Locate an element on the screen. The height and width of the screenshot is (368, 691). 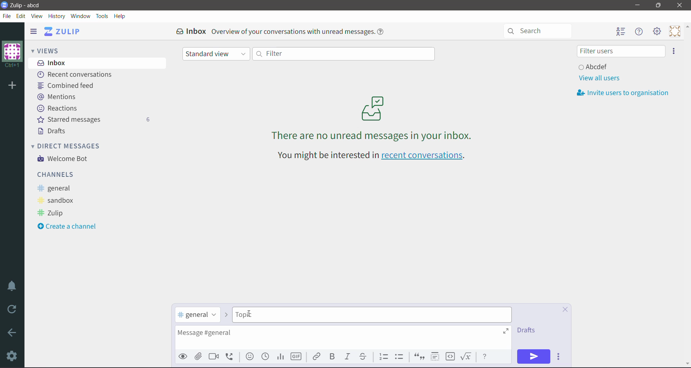
Combined feed is located at coordinates (68, 85).